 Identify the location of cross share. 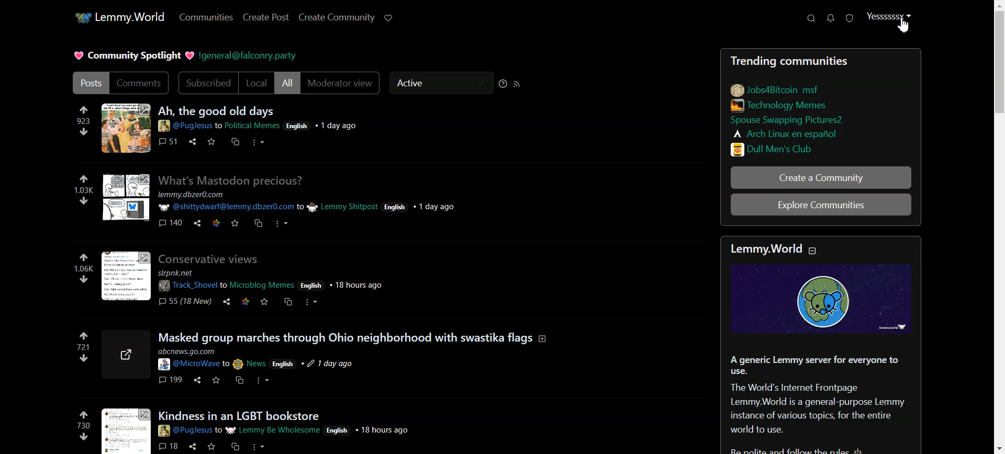
(239, 379).